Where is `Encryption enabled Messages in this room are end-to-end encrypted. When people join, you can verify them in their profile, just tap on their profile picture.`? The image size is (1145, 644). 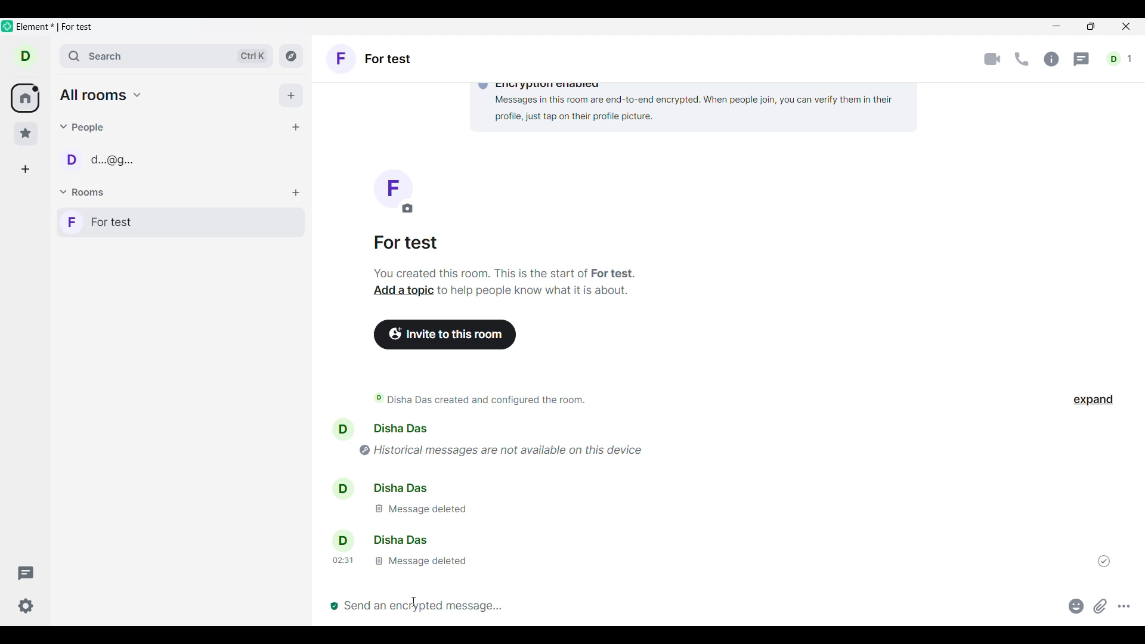
Encryption enabled Messages in this room are end-to-end encrypted. When people join, you can verify them in their profile, just tap on their profile picture. is located at coordinates (689, 103).